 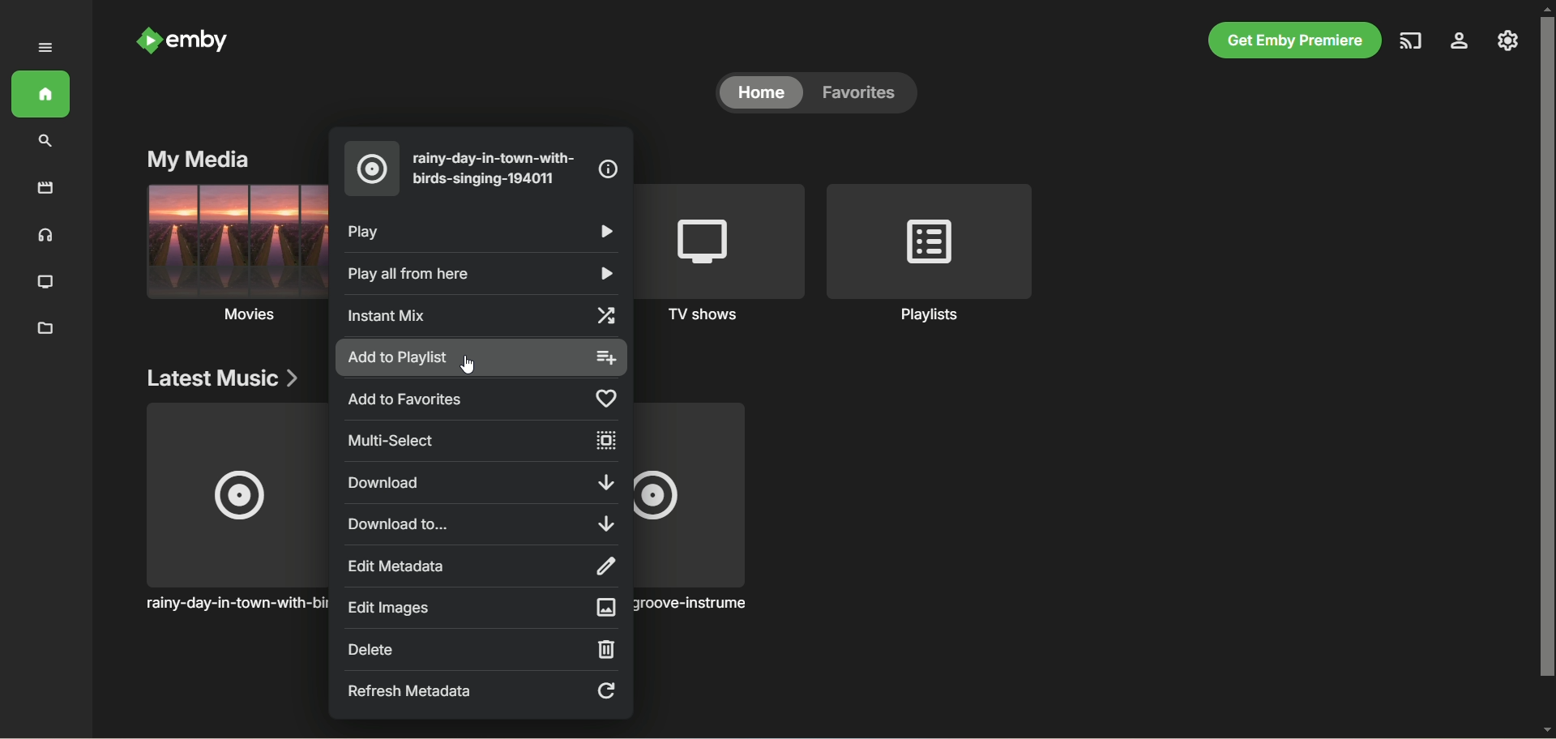 What do you see at coordinates (222, 378) in the screenshot?
I see `latest music` at bounding box center [222, 378].